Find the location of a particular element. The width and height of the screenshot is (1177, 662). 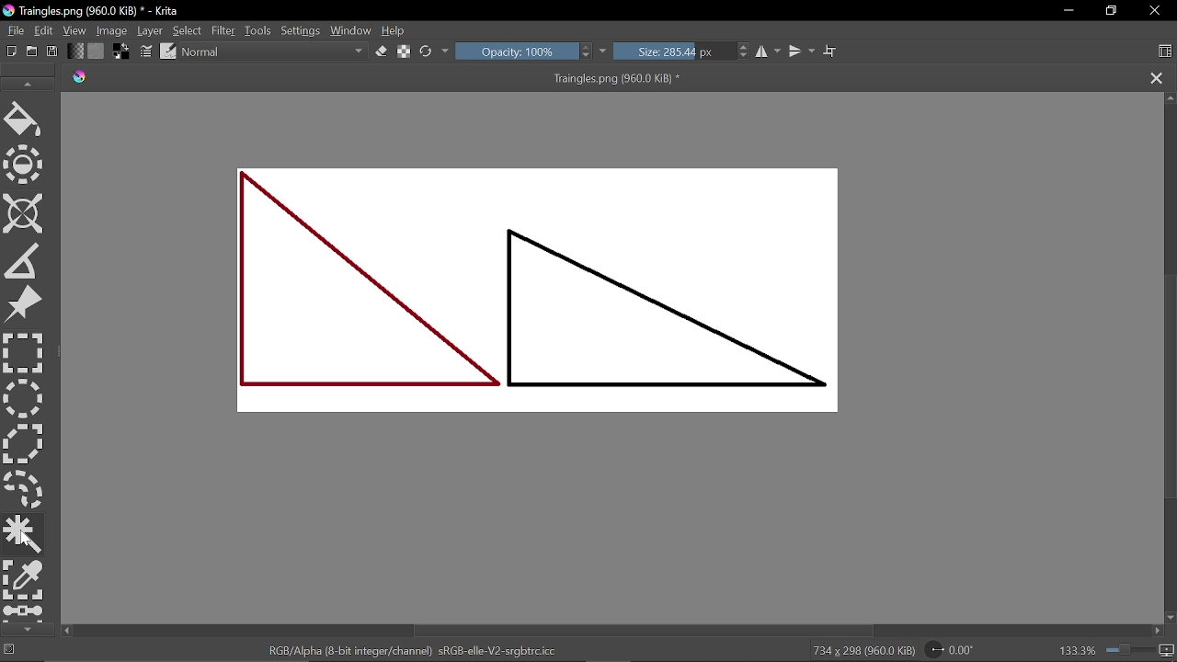

logo is located at coordinates (80, 78).